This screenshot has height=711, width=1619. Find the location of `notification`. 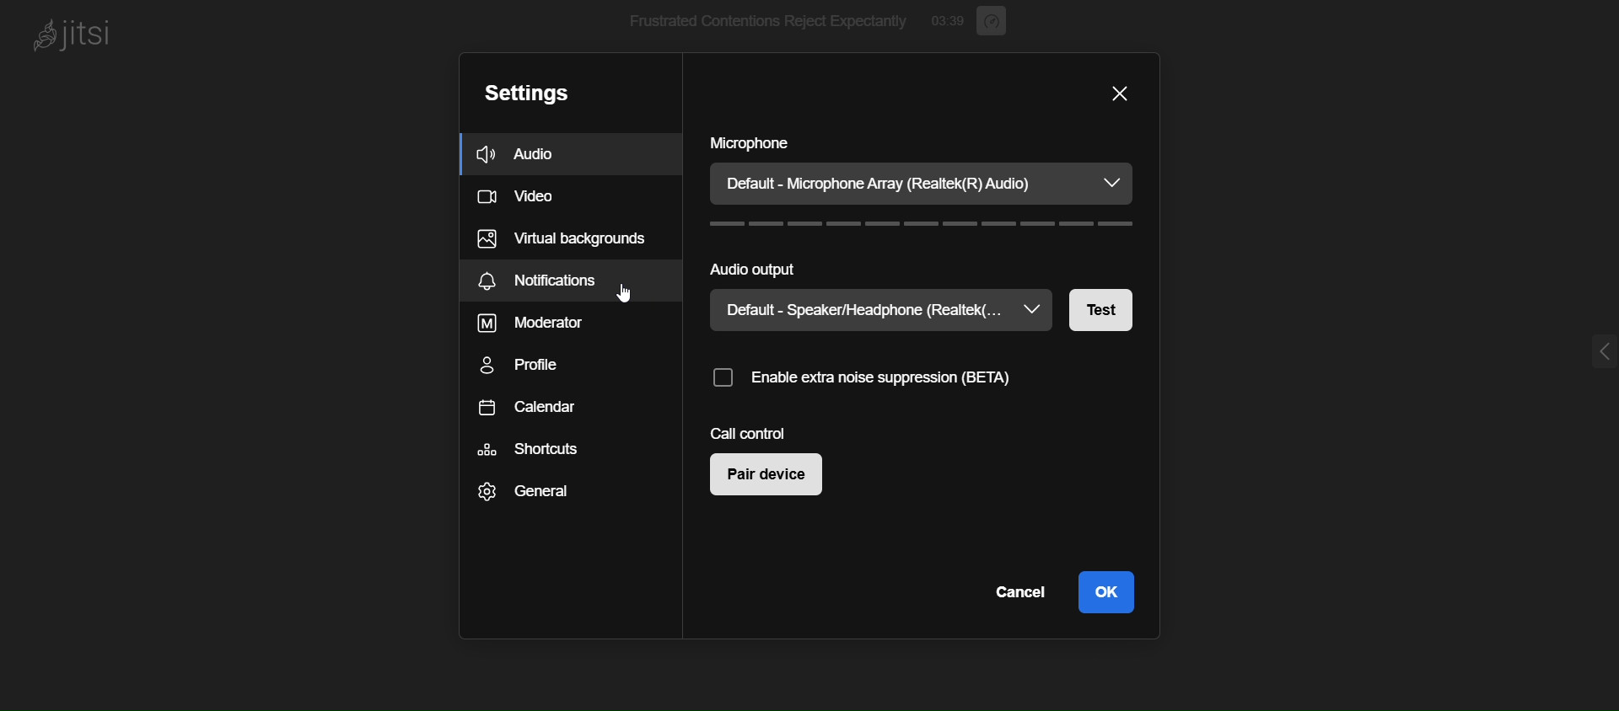

notification is located at coordinates (562, 281).